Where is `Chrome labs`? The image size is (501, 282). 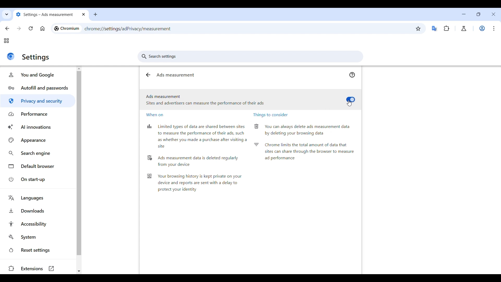 Chrome labs is located at coordinates (464, 28).